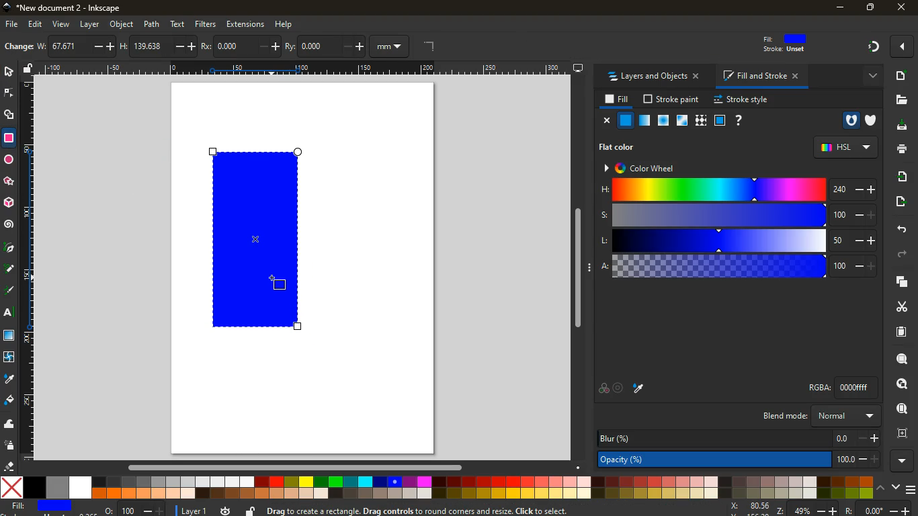  What do you see at coordinates (9, 466) in the screenshot?
I see `erase` at bounding box center [9, 466].